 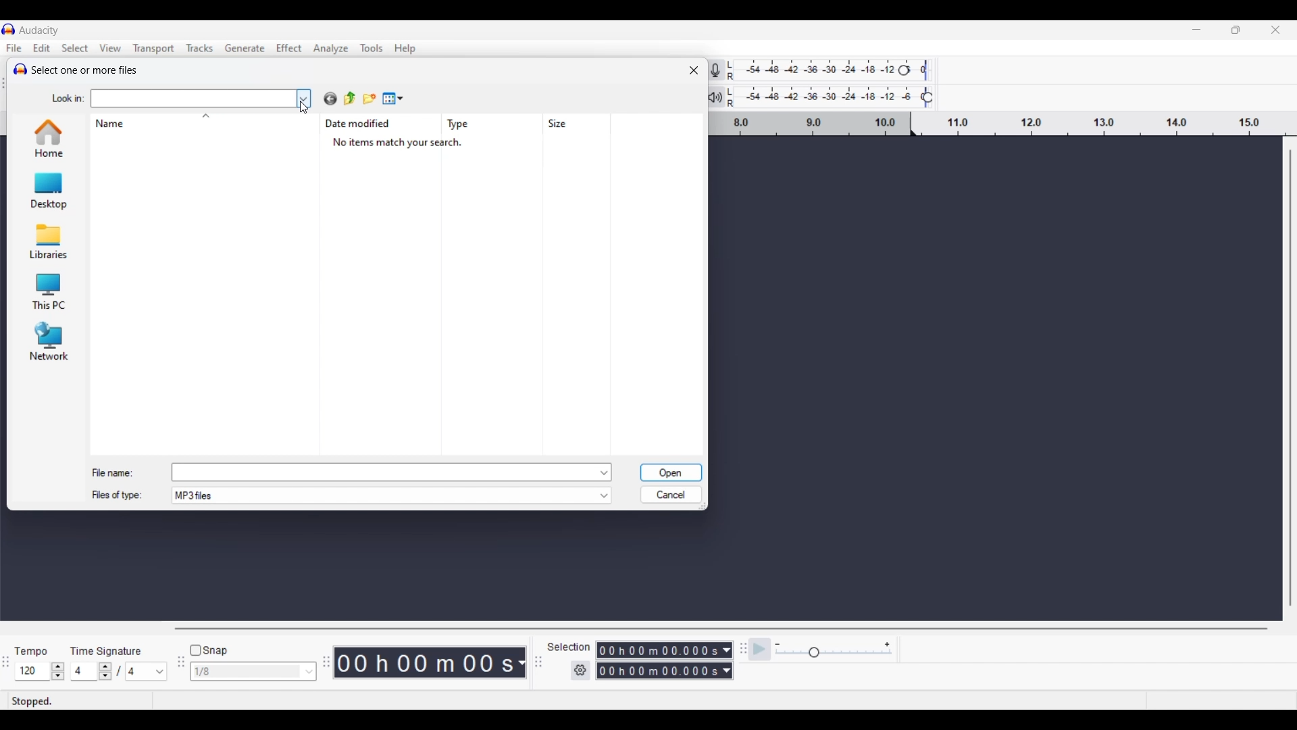 I want to click on selection toolbar, so click(x=535, y=662).